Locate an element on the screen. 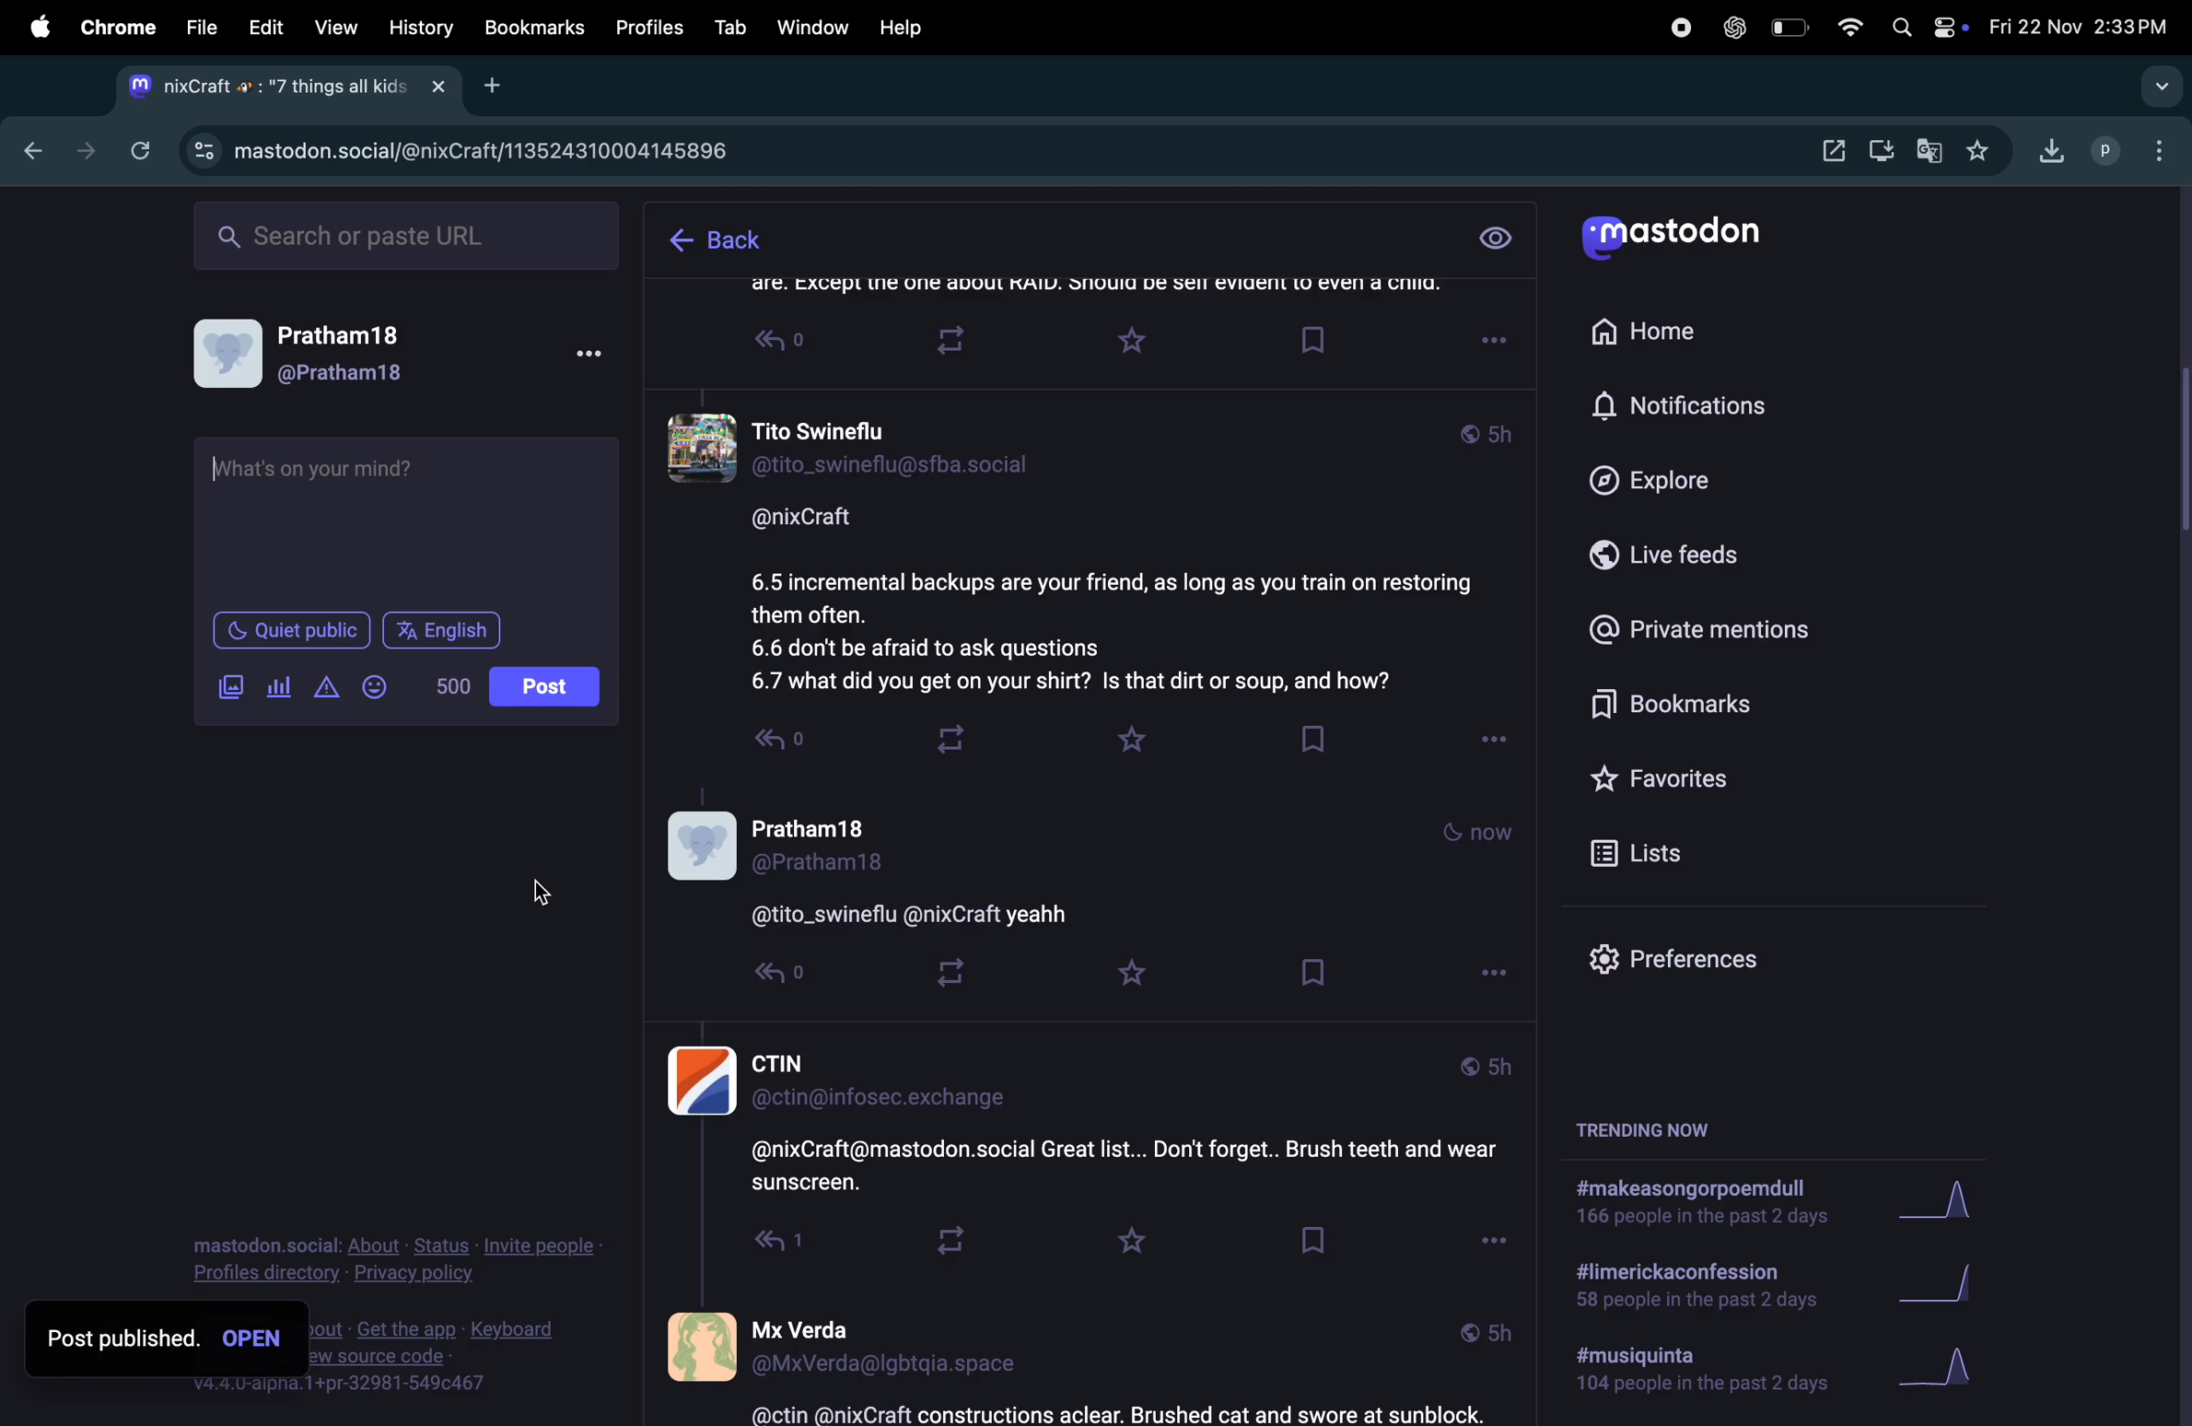 Image resolution: width=2192 pixels, height=1426 pixels. Bookmark is located at coordinates (1315, 340).